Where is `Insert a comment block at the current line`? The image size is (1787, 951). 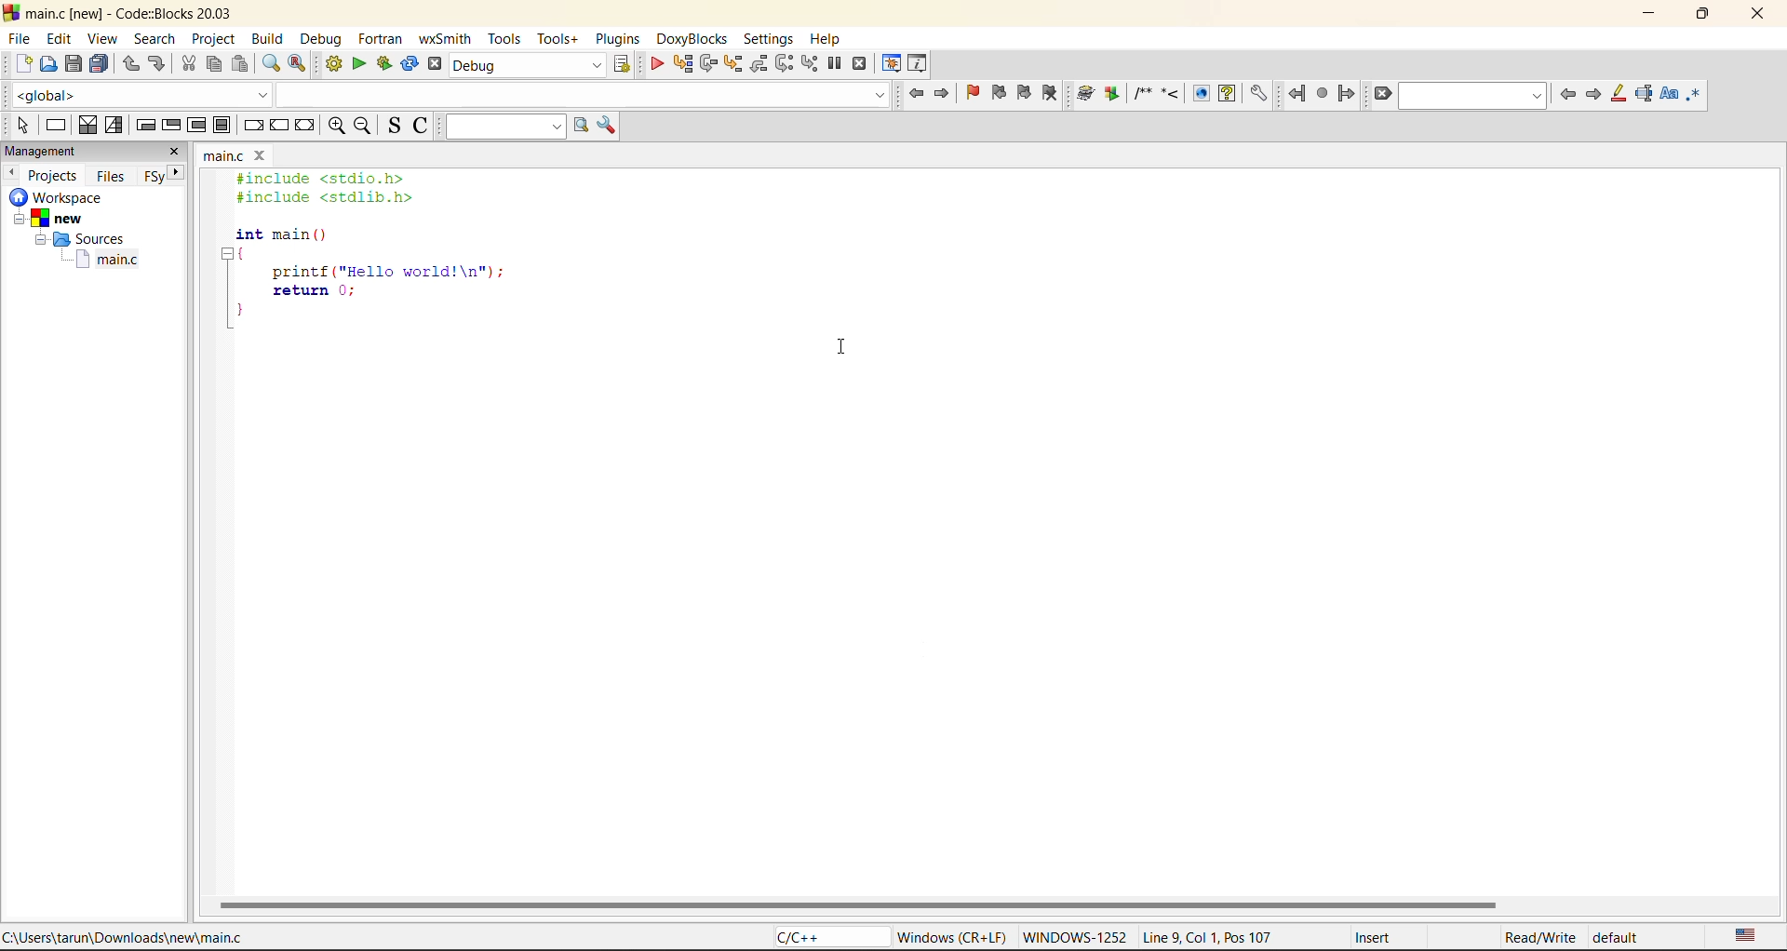 Insert a comment block at the current line is located at coordinates (1142, 94).